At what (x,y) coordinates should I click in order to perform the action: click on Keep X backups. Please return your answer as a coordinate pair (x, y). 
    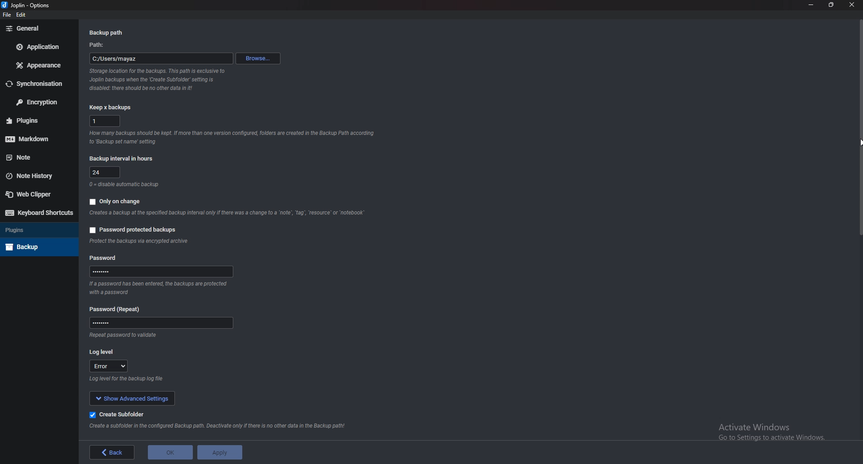
    Looking at the image, I should click on (109, 108).